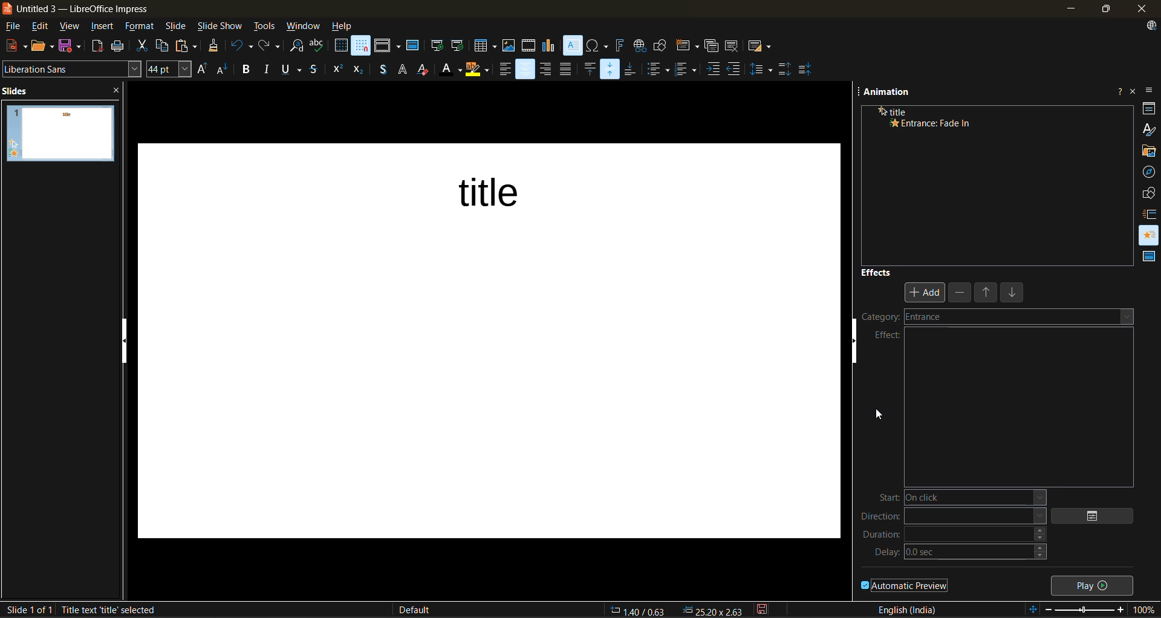 This screenshot has height=618, width=1161. What do you see at coordinates (247, 70) in the screenshot?
I see `bold` at bounding box center [247, 70].